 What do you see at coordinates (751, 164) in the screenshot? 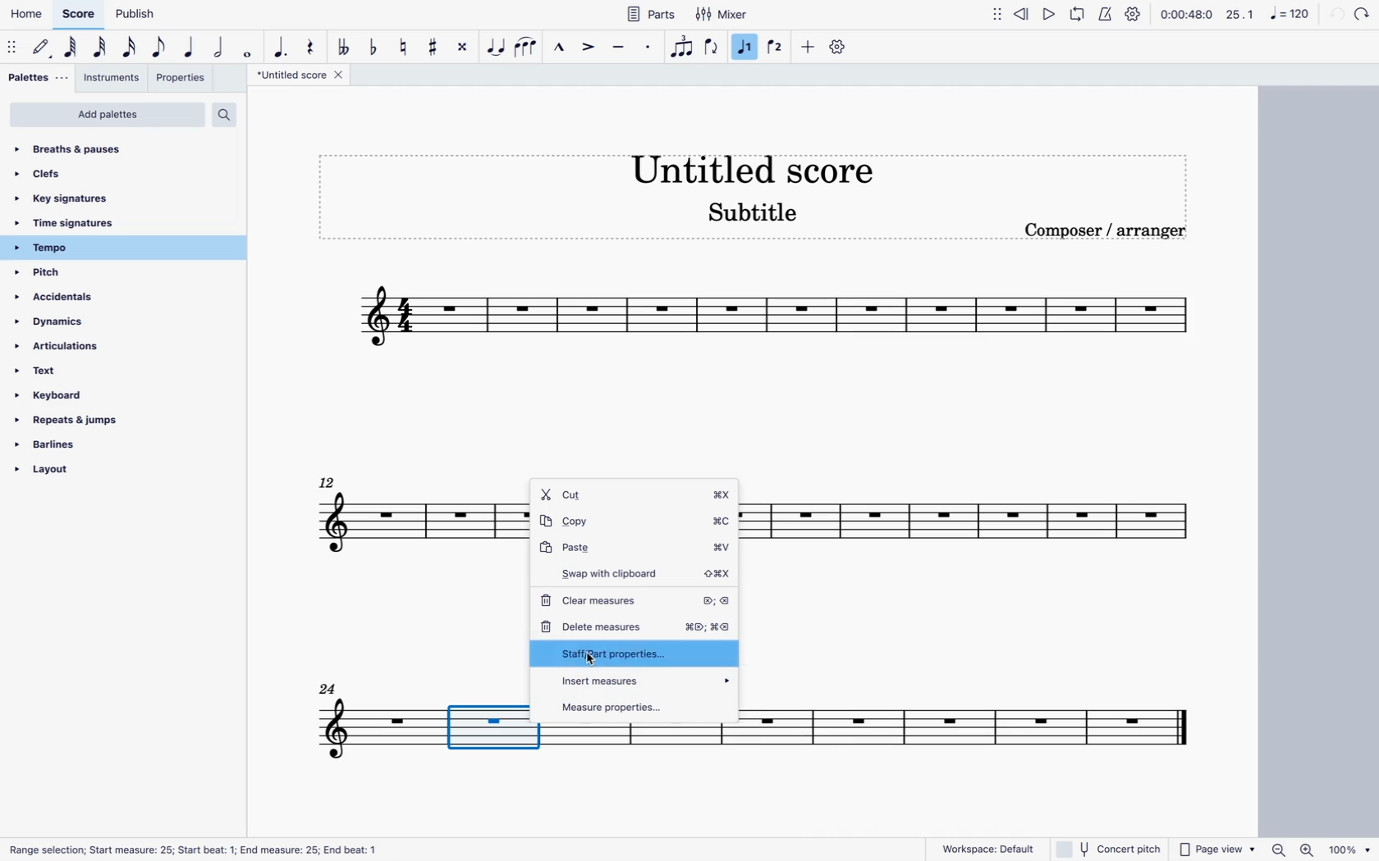
I see `score title` at bounding box center [751, 164].